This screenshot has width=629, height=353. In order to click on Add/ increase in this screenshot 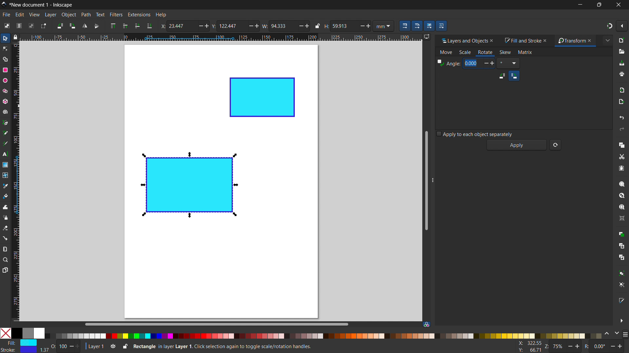, I will do `click(369, 25)`.